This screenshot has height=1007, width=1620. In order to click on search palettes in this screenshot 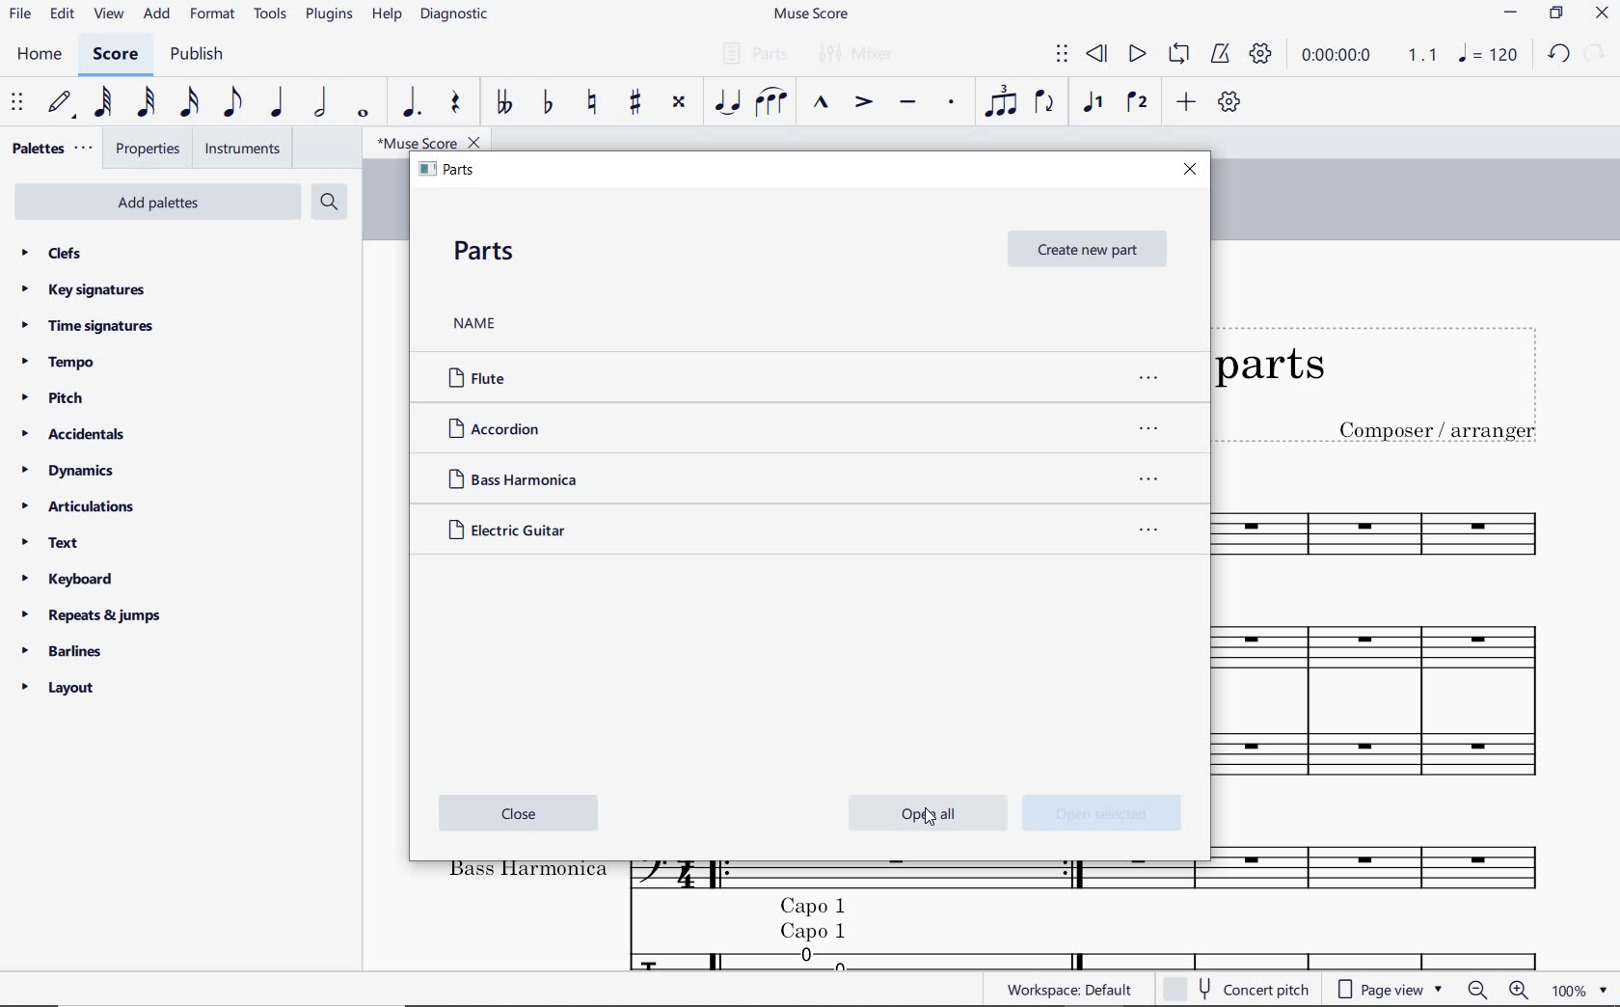, I will do `click(327, 203)`.